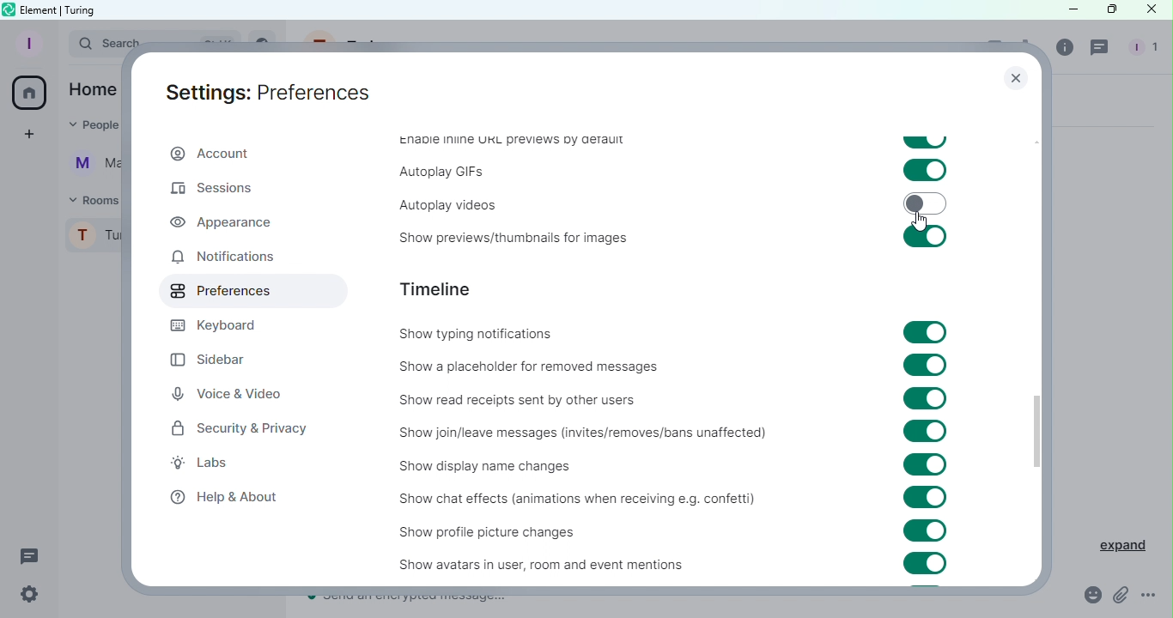  Describe the element at coordinates (89, 127) in the screenshot. I see `People` at that location.